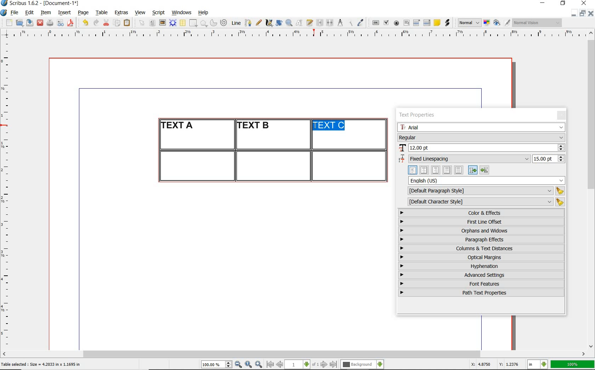 This screenshot has width=595, height=370. What do you see at coordinates (248, 23) in the screenshot?
I see `Bezier curve` at bounding box center [248, 23].